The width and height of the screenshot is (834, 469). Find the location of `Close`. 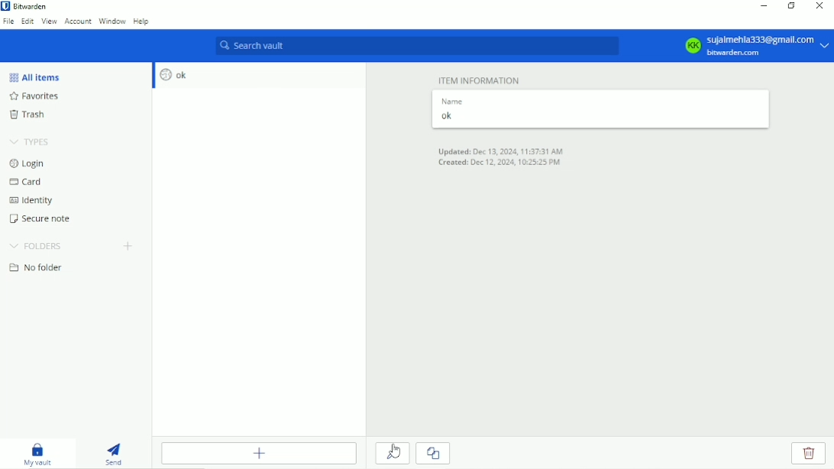

Close is located at coordinates (819, 6).